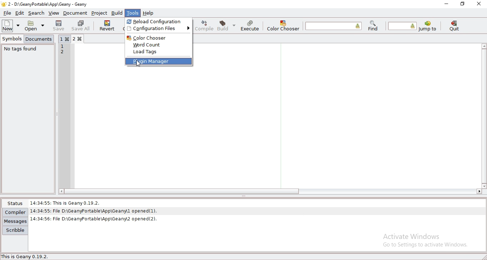  What do you see at coordinates (284, 25) in the screenshot?
I see `color chooser` at bounding box center [284, 25].